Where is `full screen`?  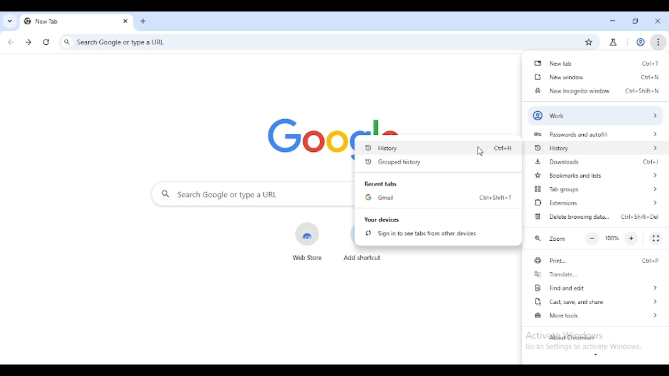 full screen is located at coordinates (656, 238).